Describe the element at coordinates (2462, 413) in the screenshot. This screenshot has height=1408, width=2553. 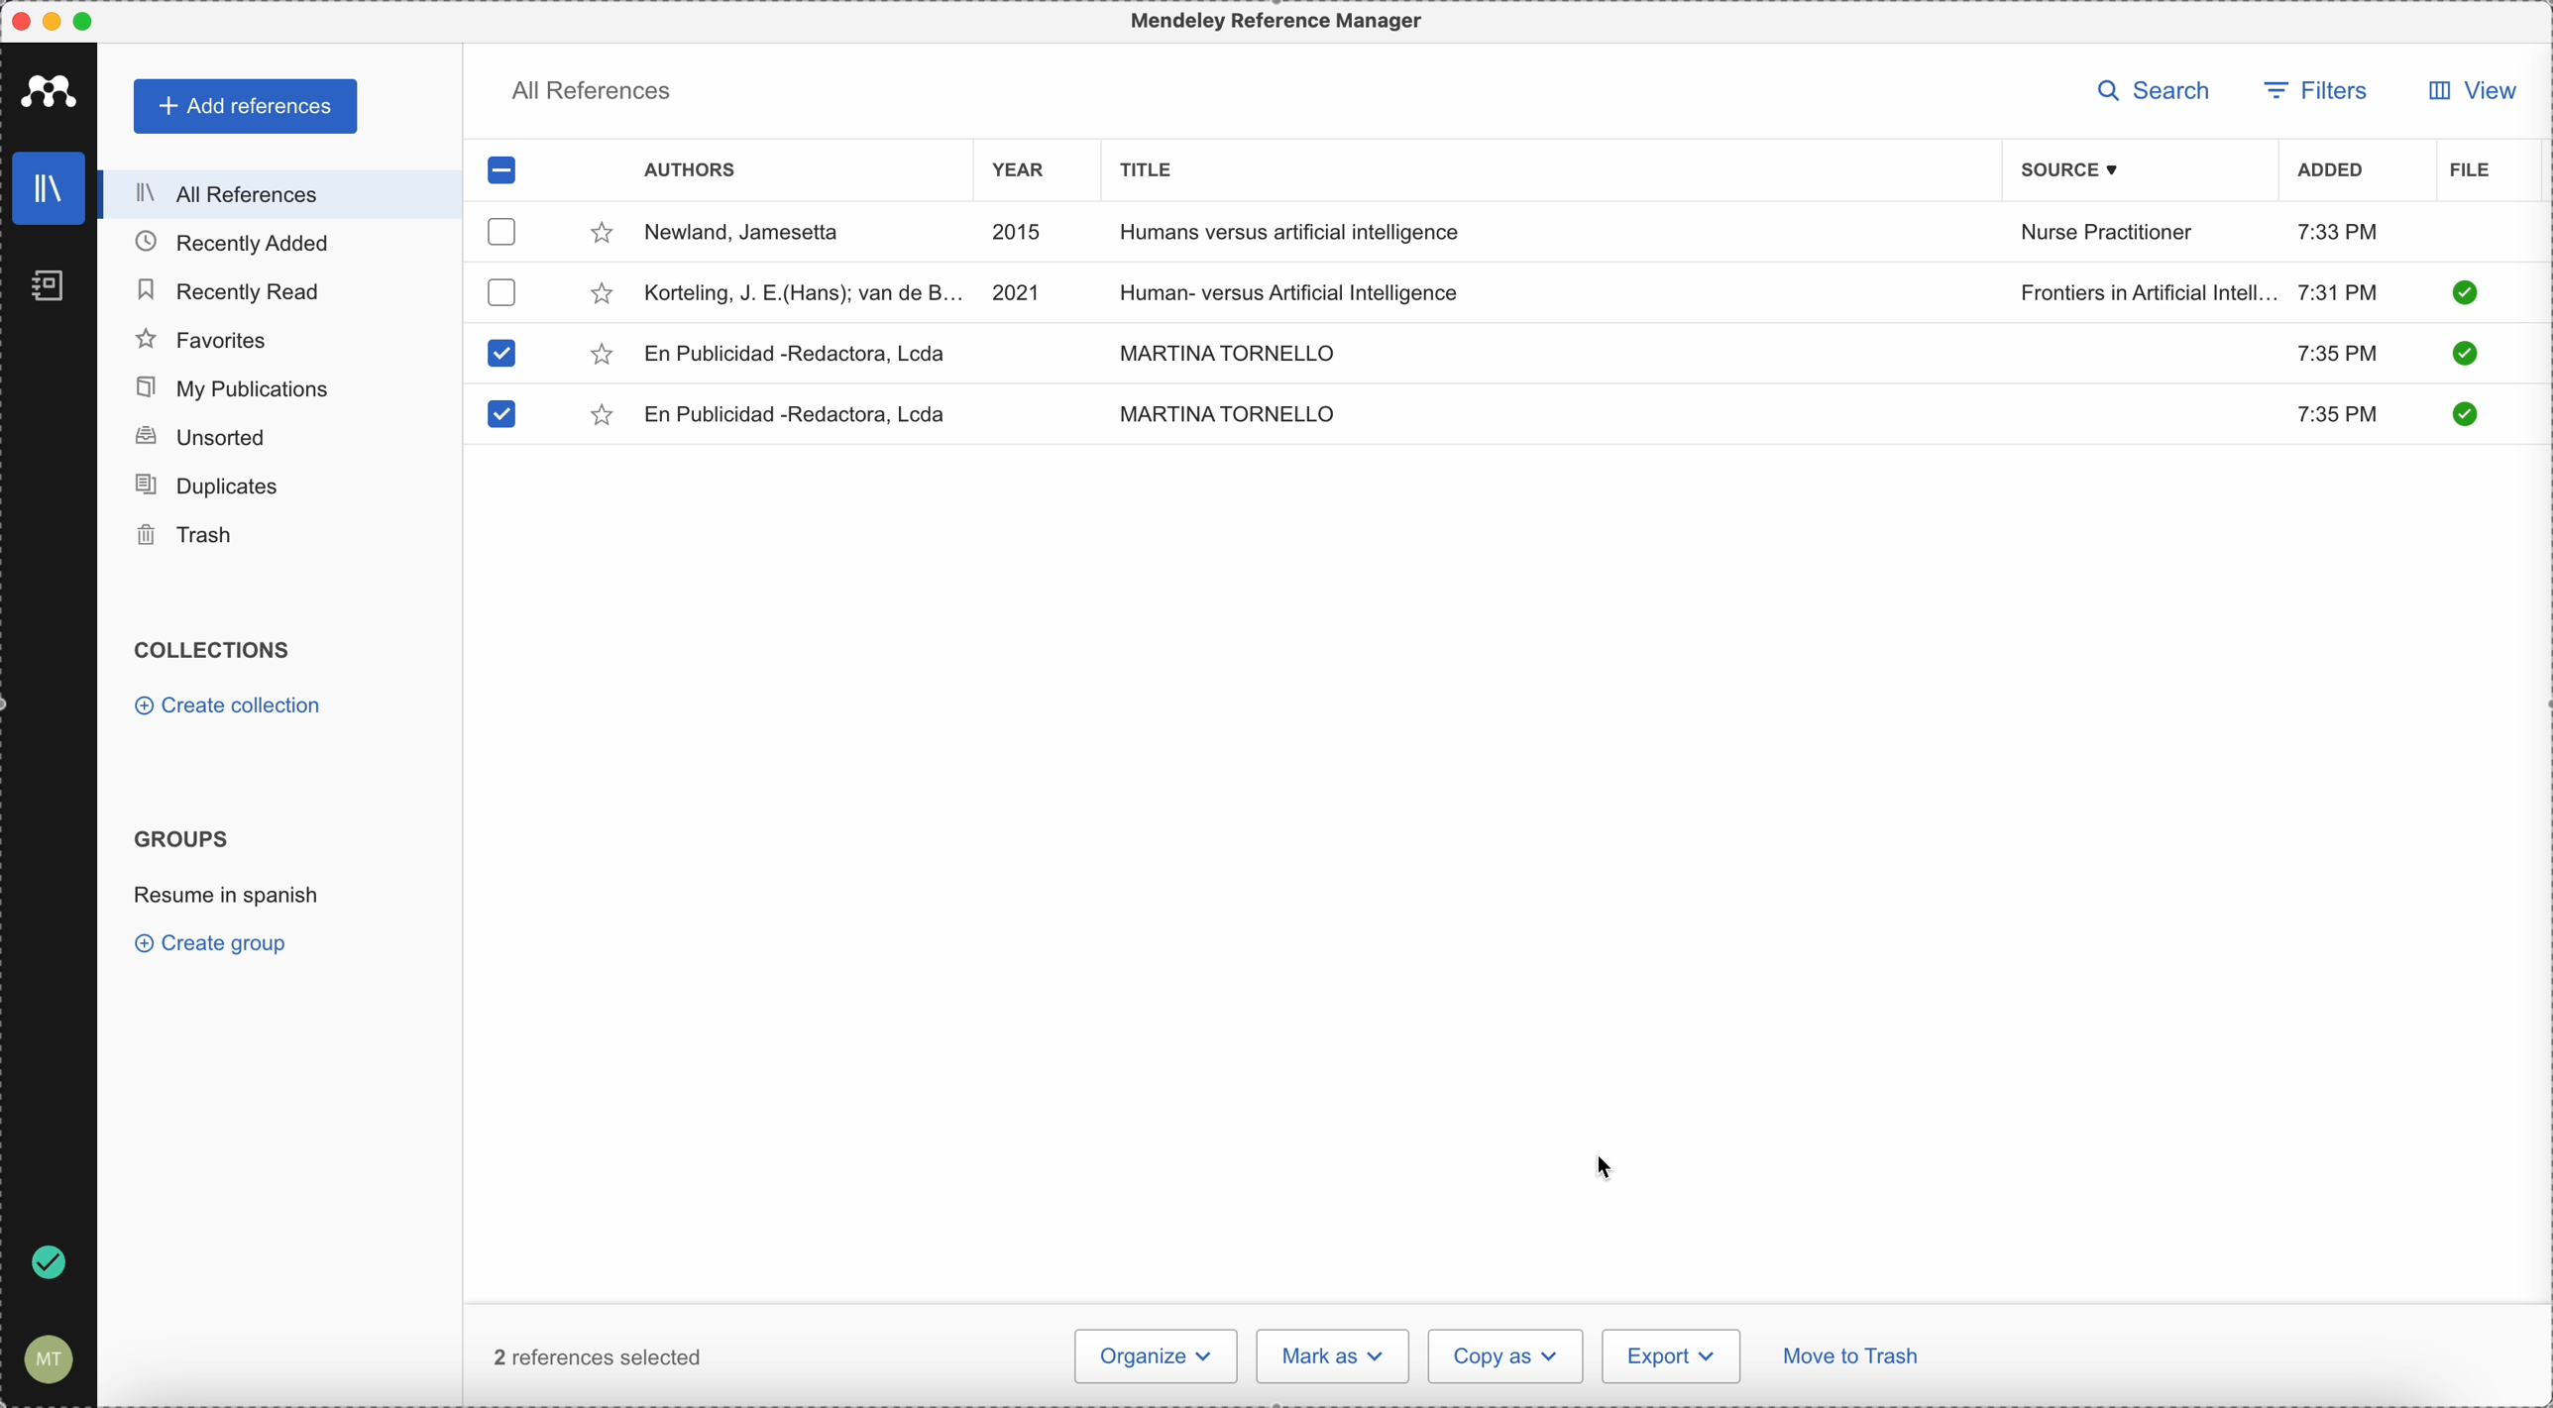
I see `check it` at that location.